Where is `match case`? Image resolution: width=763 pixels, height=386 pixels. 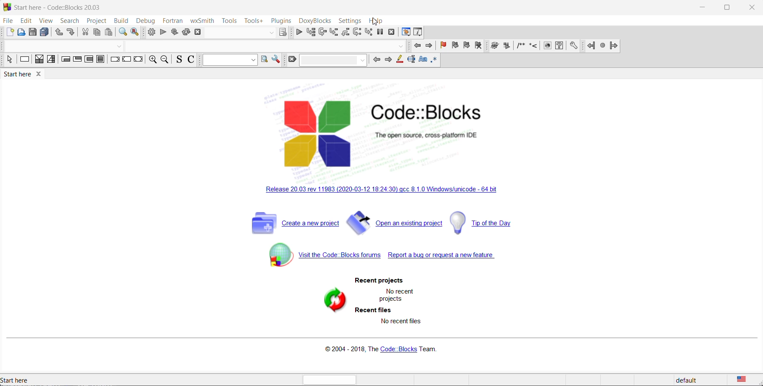
match case is located at coordinates (424, 60).